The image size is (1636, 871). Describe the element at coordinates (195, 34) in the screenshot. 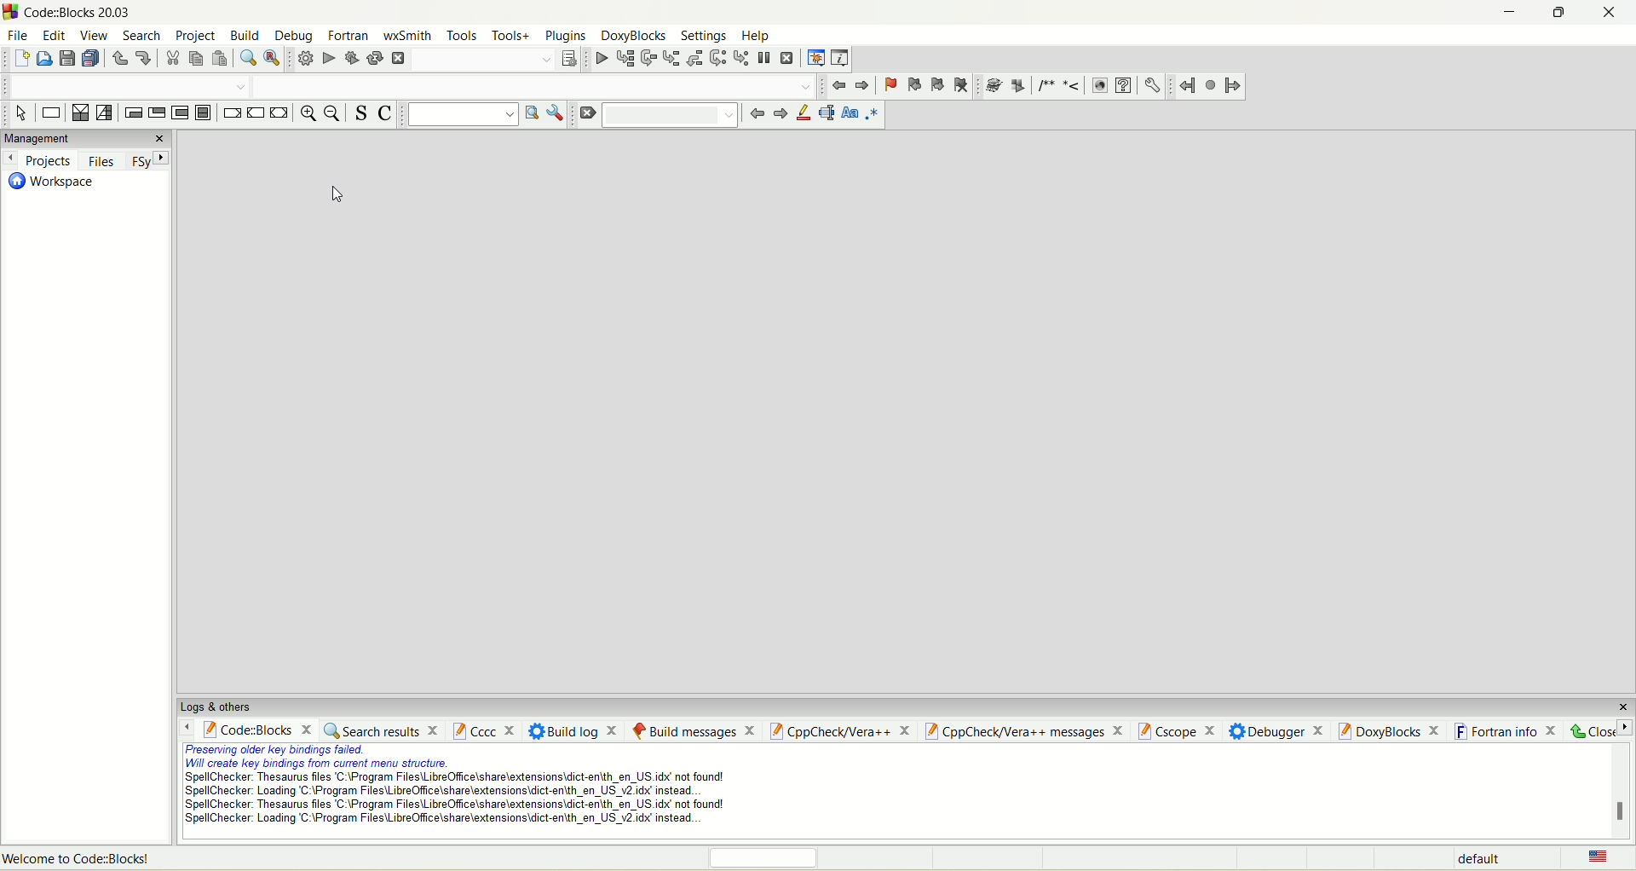

I see `project` at that location.